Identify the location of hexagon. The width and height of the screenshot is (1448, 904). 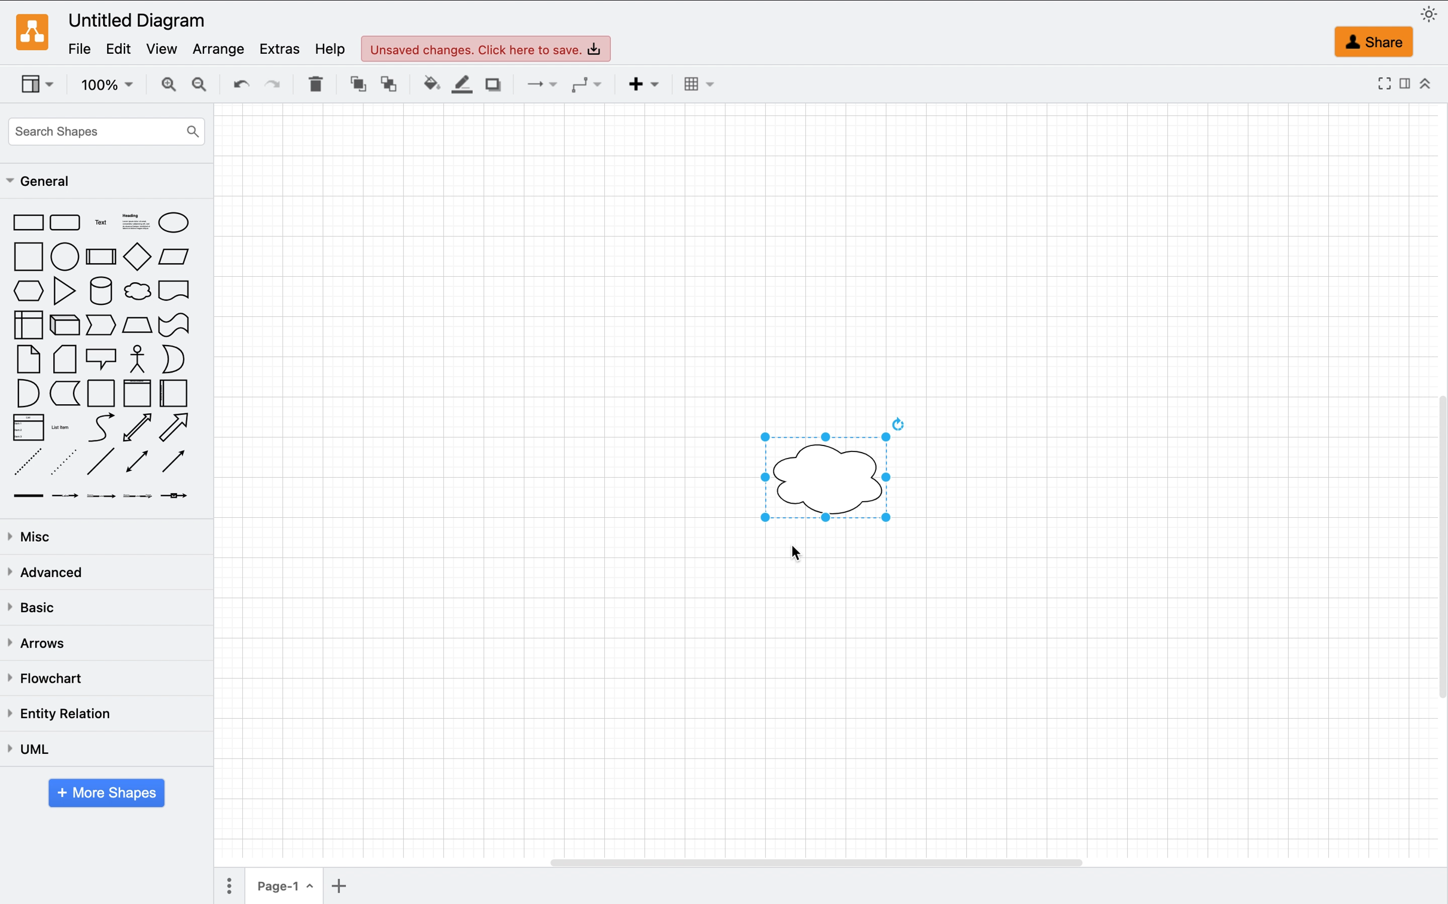
(27, 291).